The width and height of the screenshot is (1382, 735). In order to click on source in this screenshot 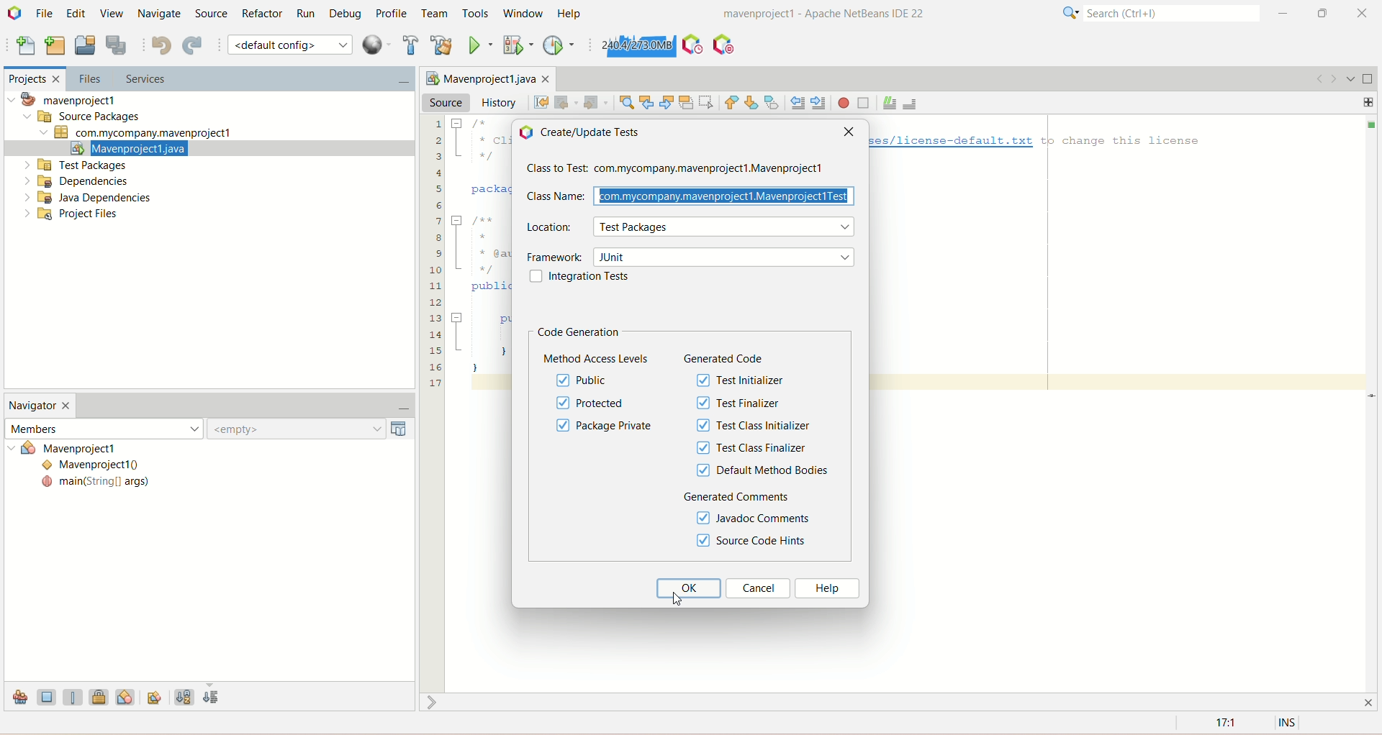, I will do `click(447, 101)`.